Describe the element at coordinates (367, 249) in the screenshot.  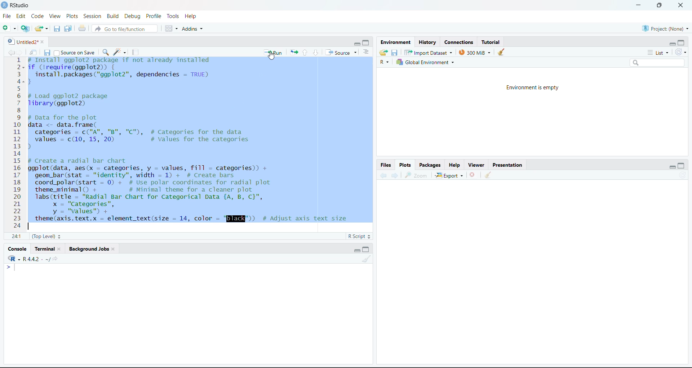
I see `hide console` at that location.